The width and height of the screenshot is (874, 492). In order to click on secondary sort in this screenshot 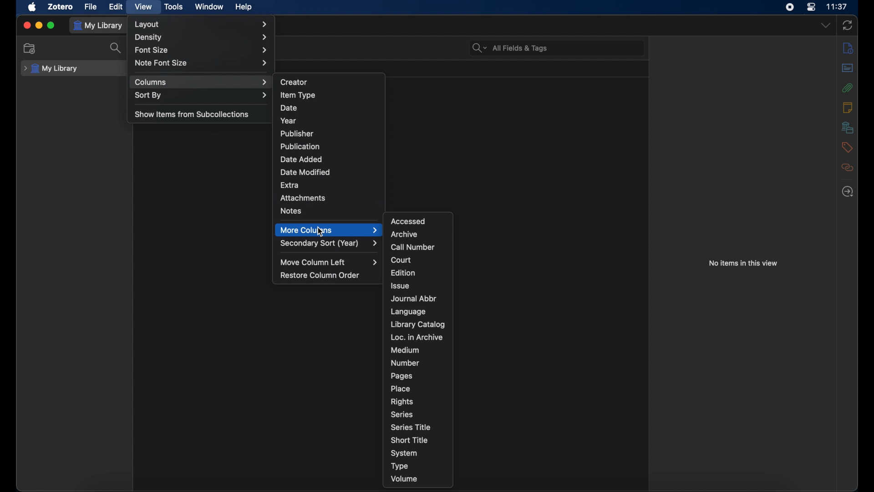, I will do `click(330, 243)`.